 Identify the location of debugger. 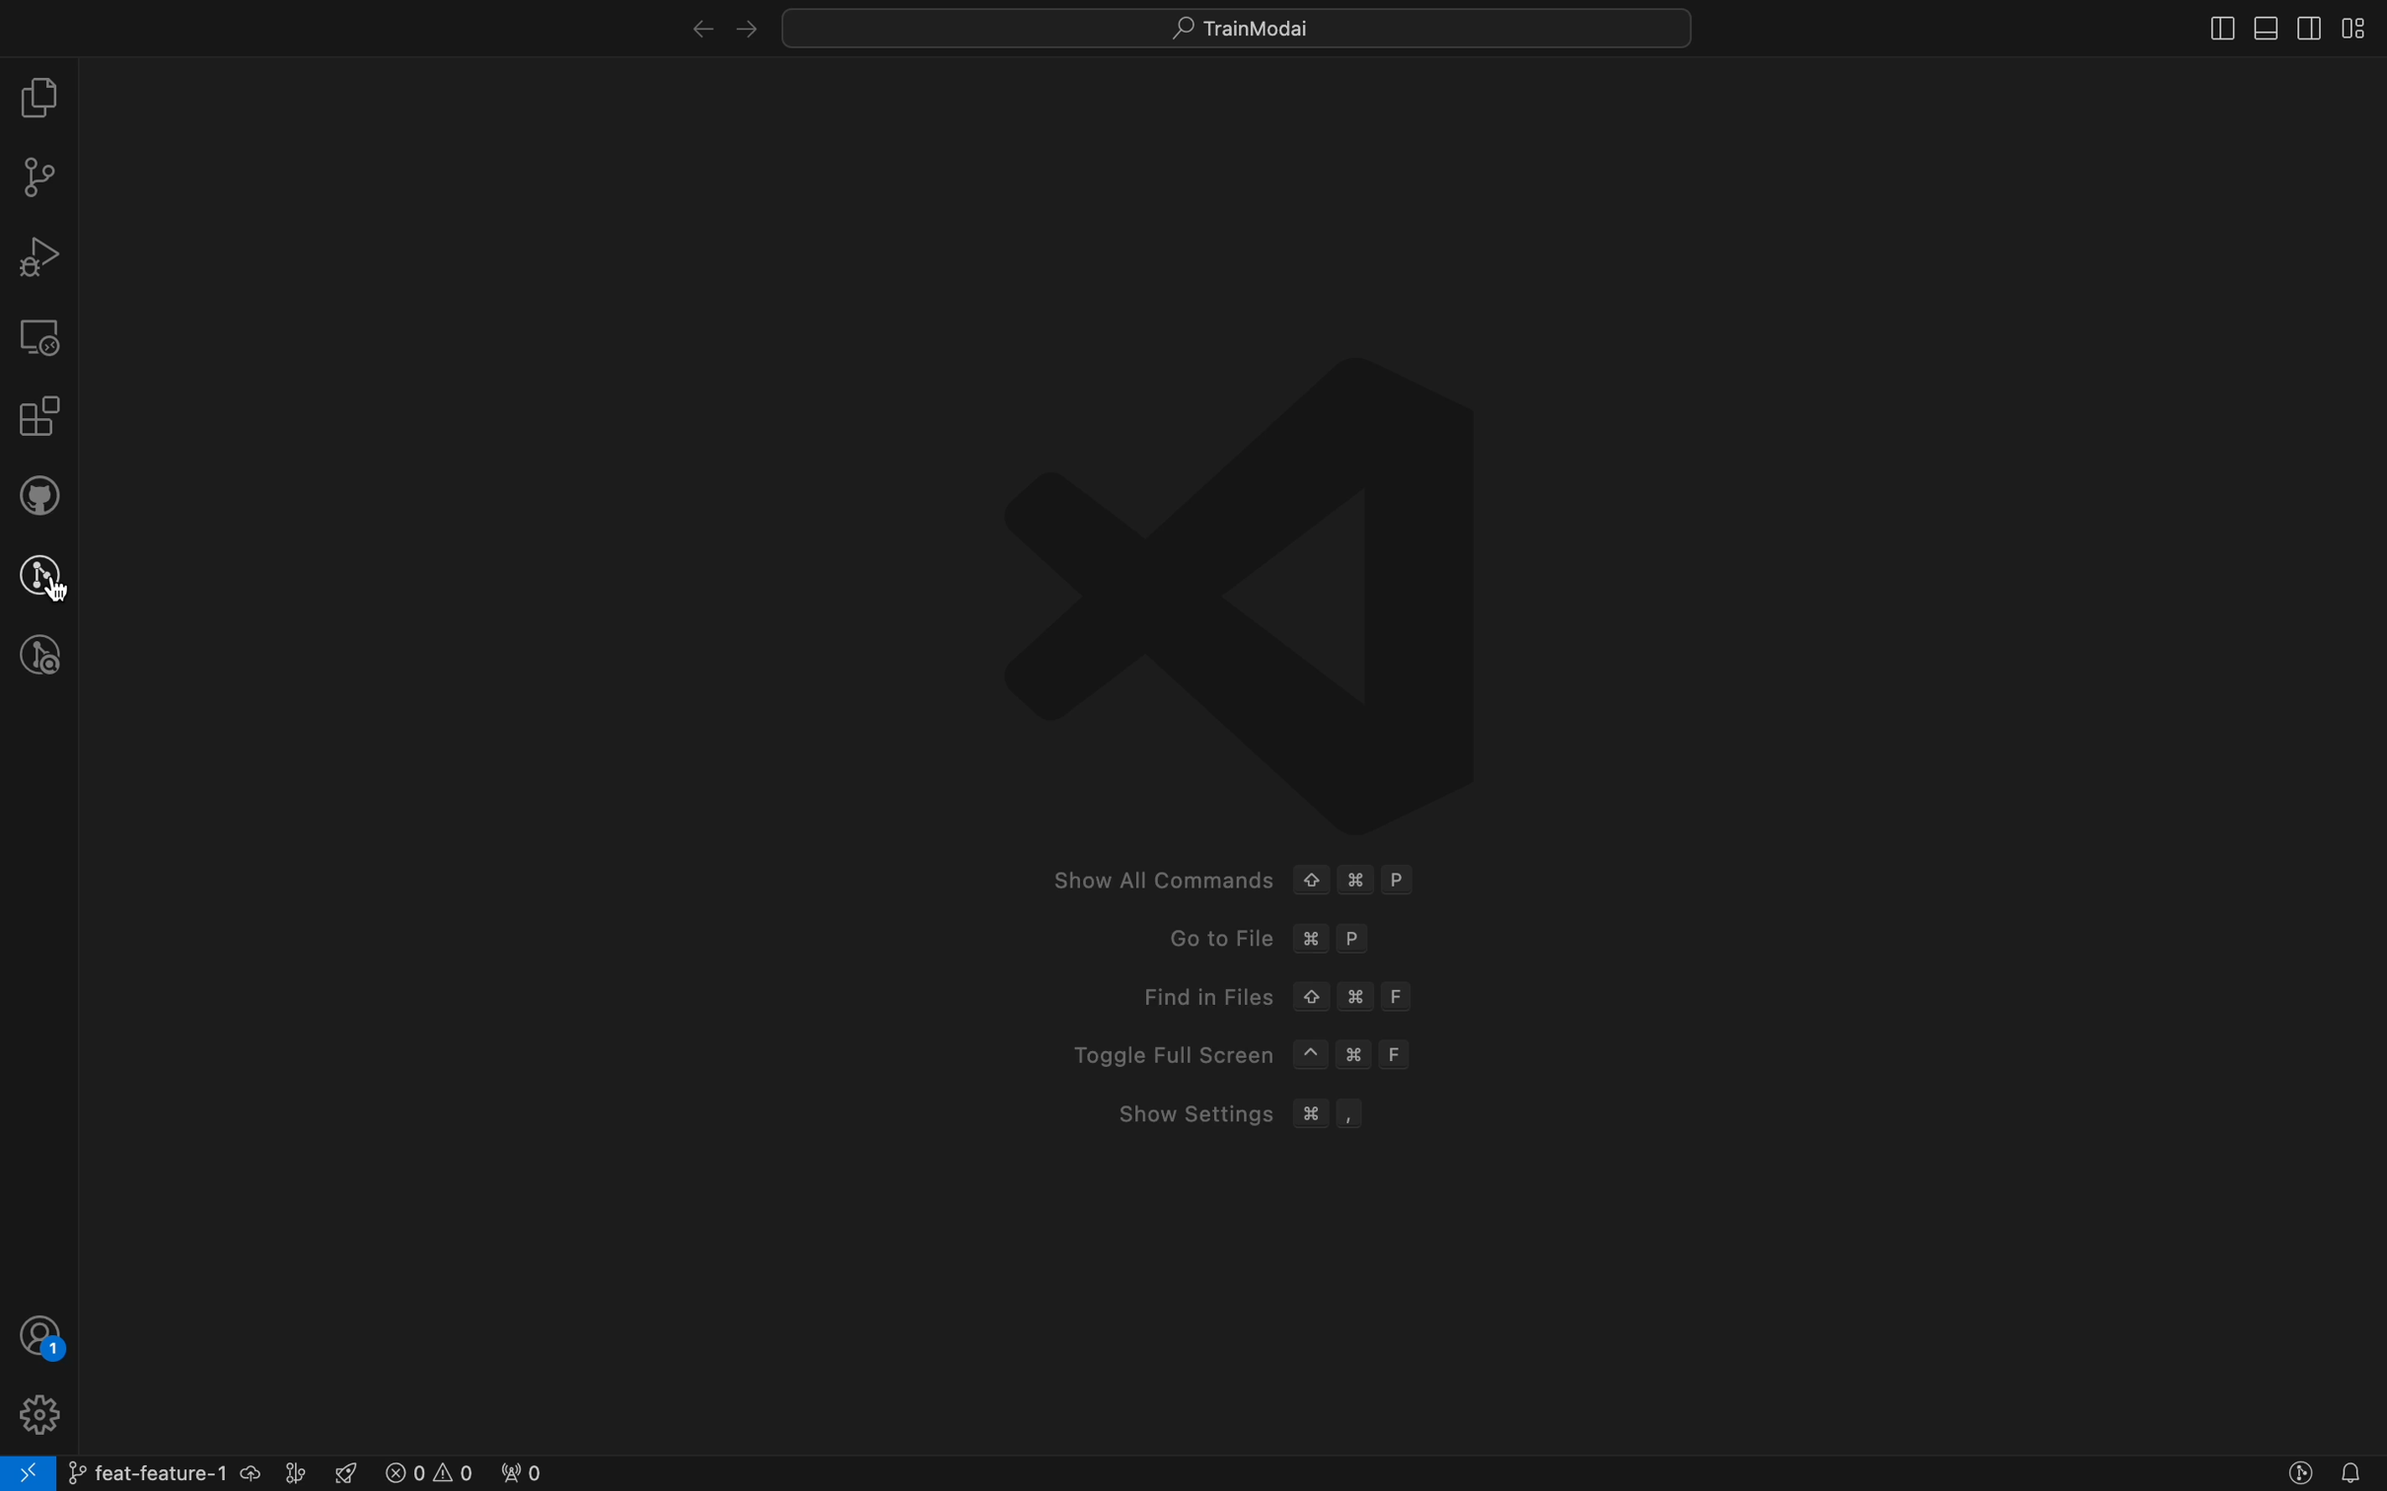
(36, 257).